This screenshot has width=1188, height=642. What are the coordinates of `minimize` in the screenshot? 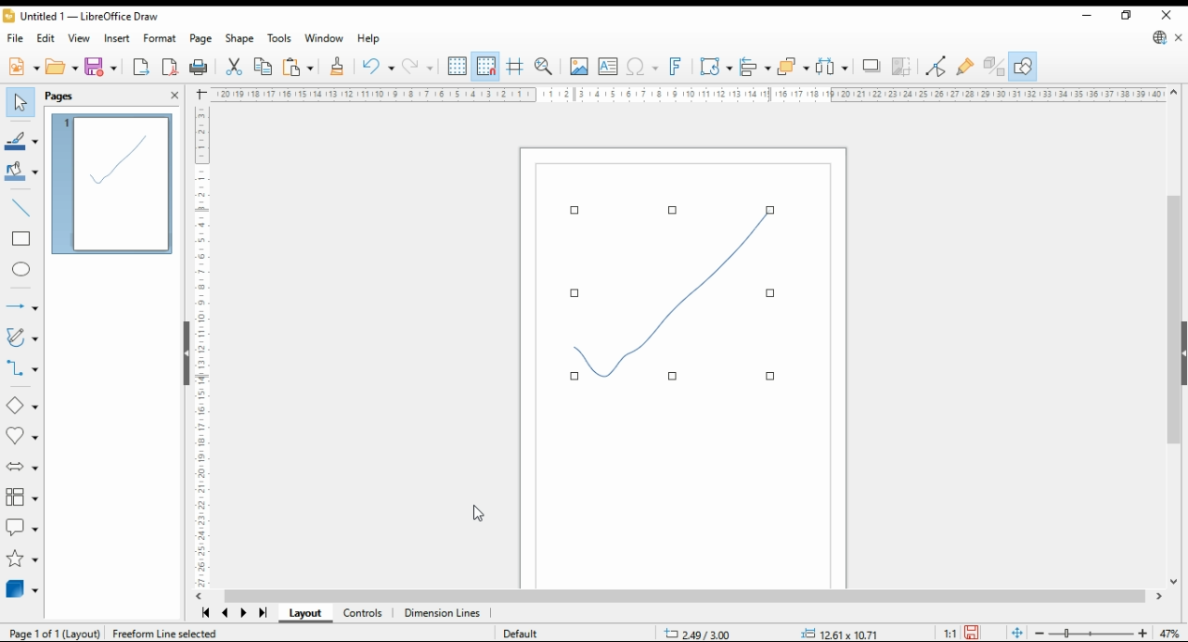 It's located at (1086, 13).